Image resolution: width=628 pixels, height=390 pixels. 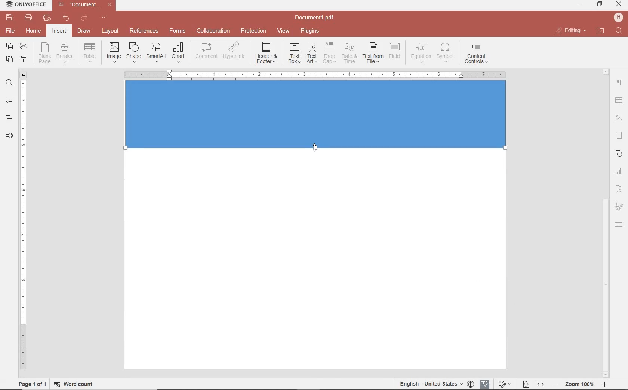 I want to click on copy, so click(x=9, y=47).